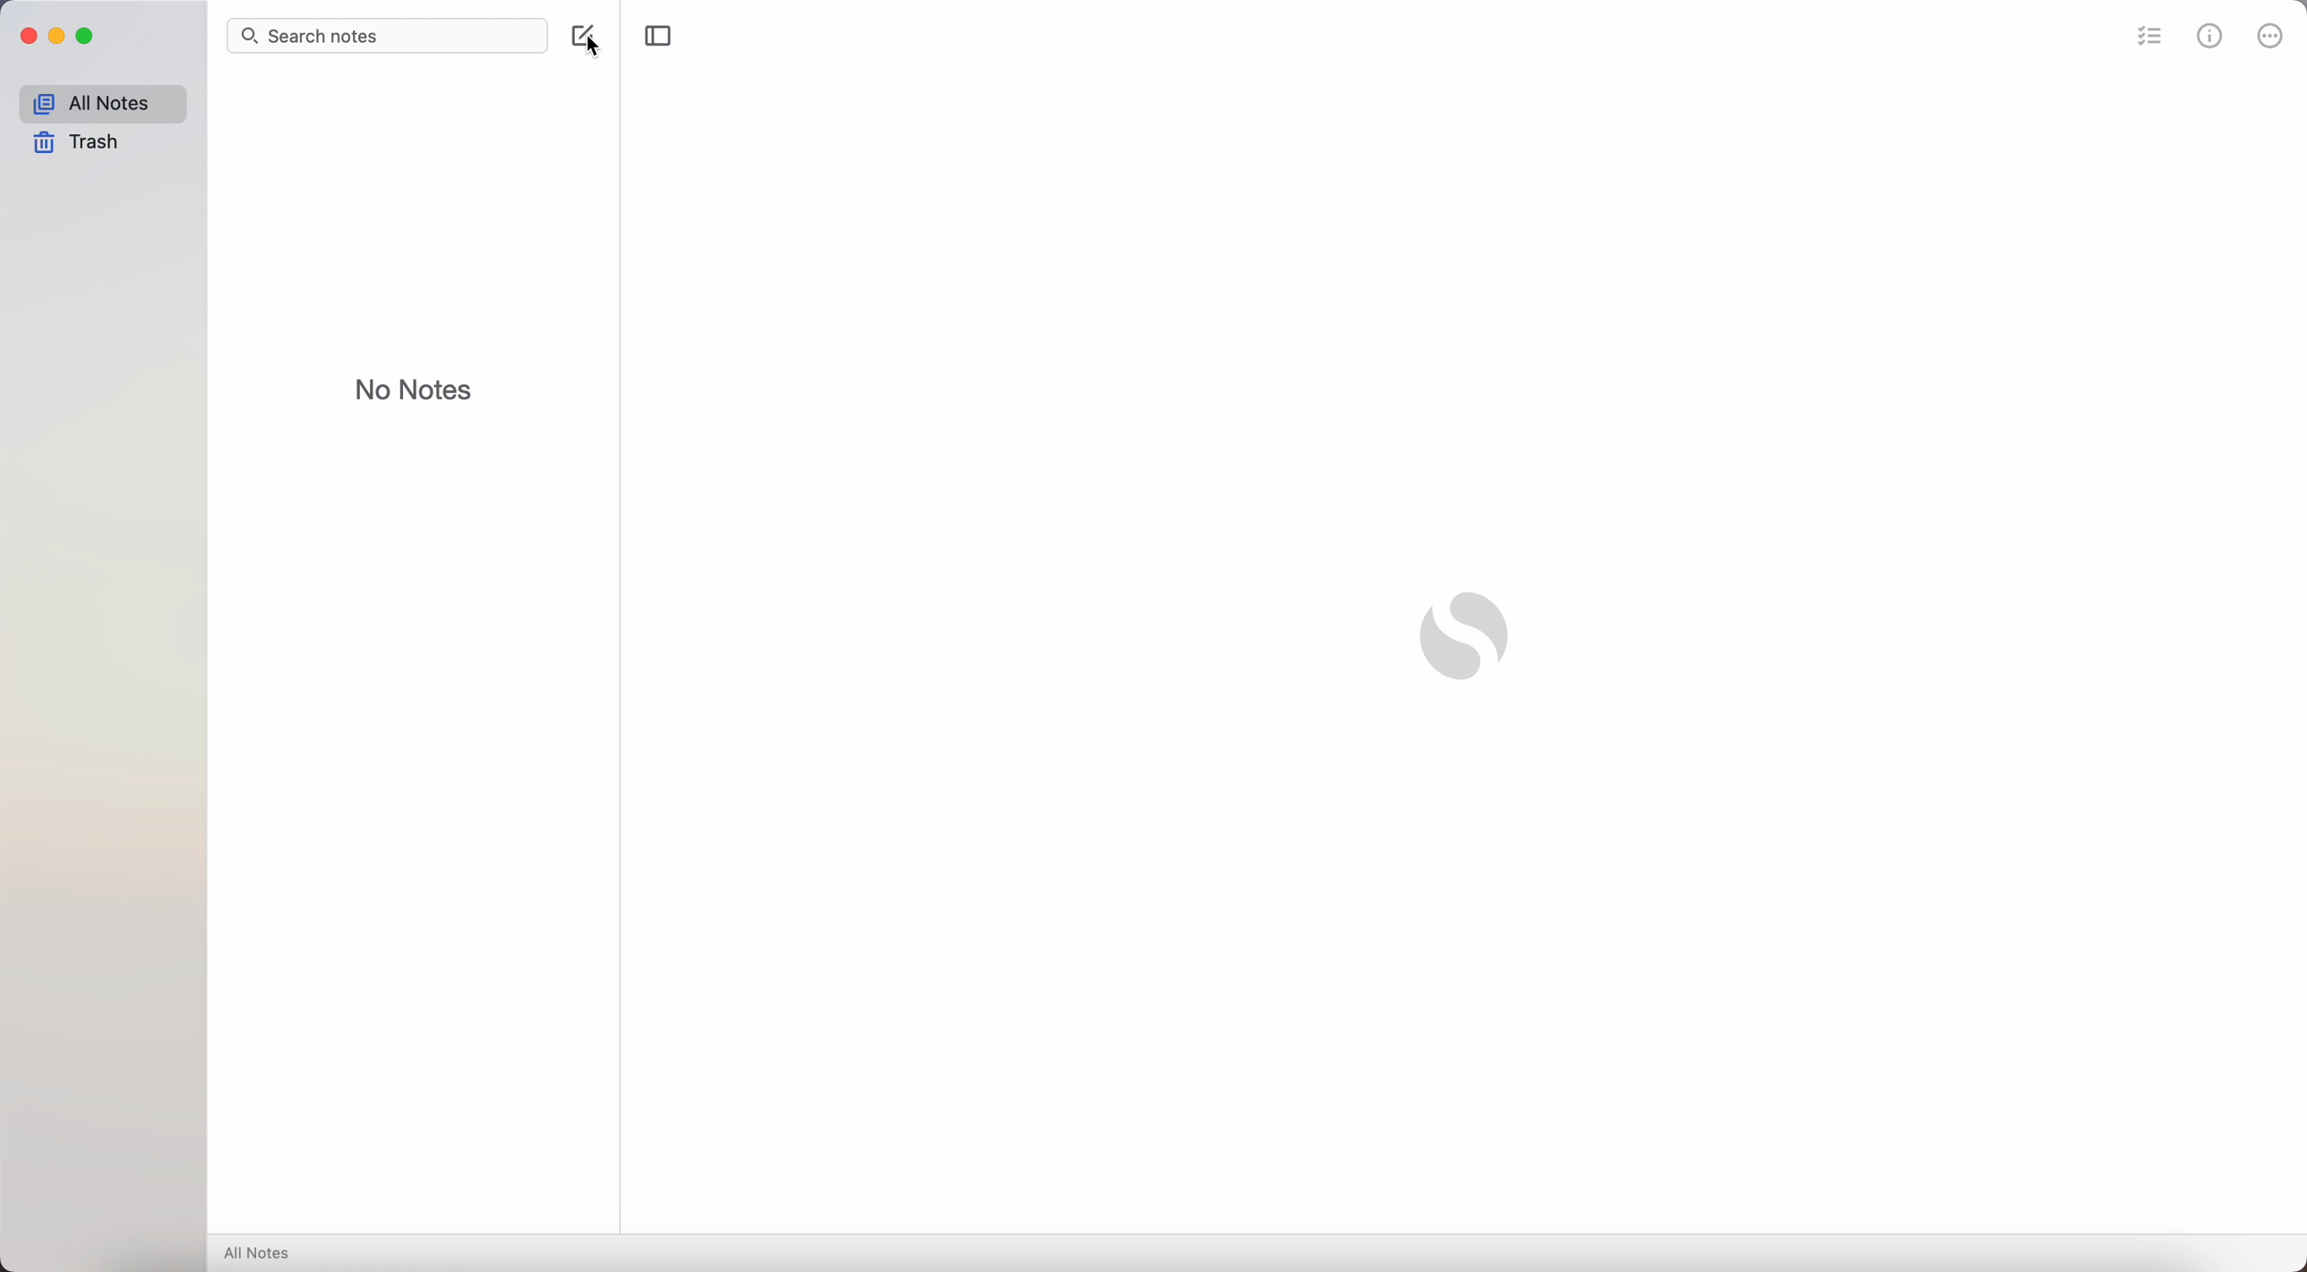 This screenshot has height=1272, width=2307. What do you see at coordinates (56, 37) in the screenshot?
I see `minimize Simplenote` at bounding box center [56, 37].